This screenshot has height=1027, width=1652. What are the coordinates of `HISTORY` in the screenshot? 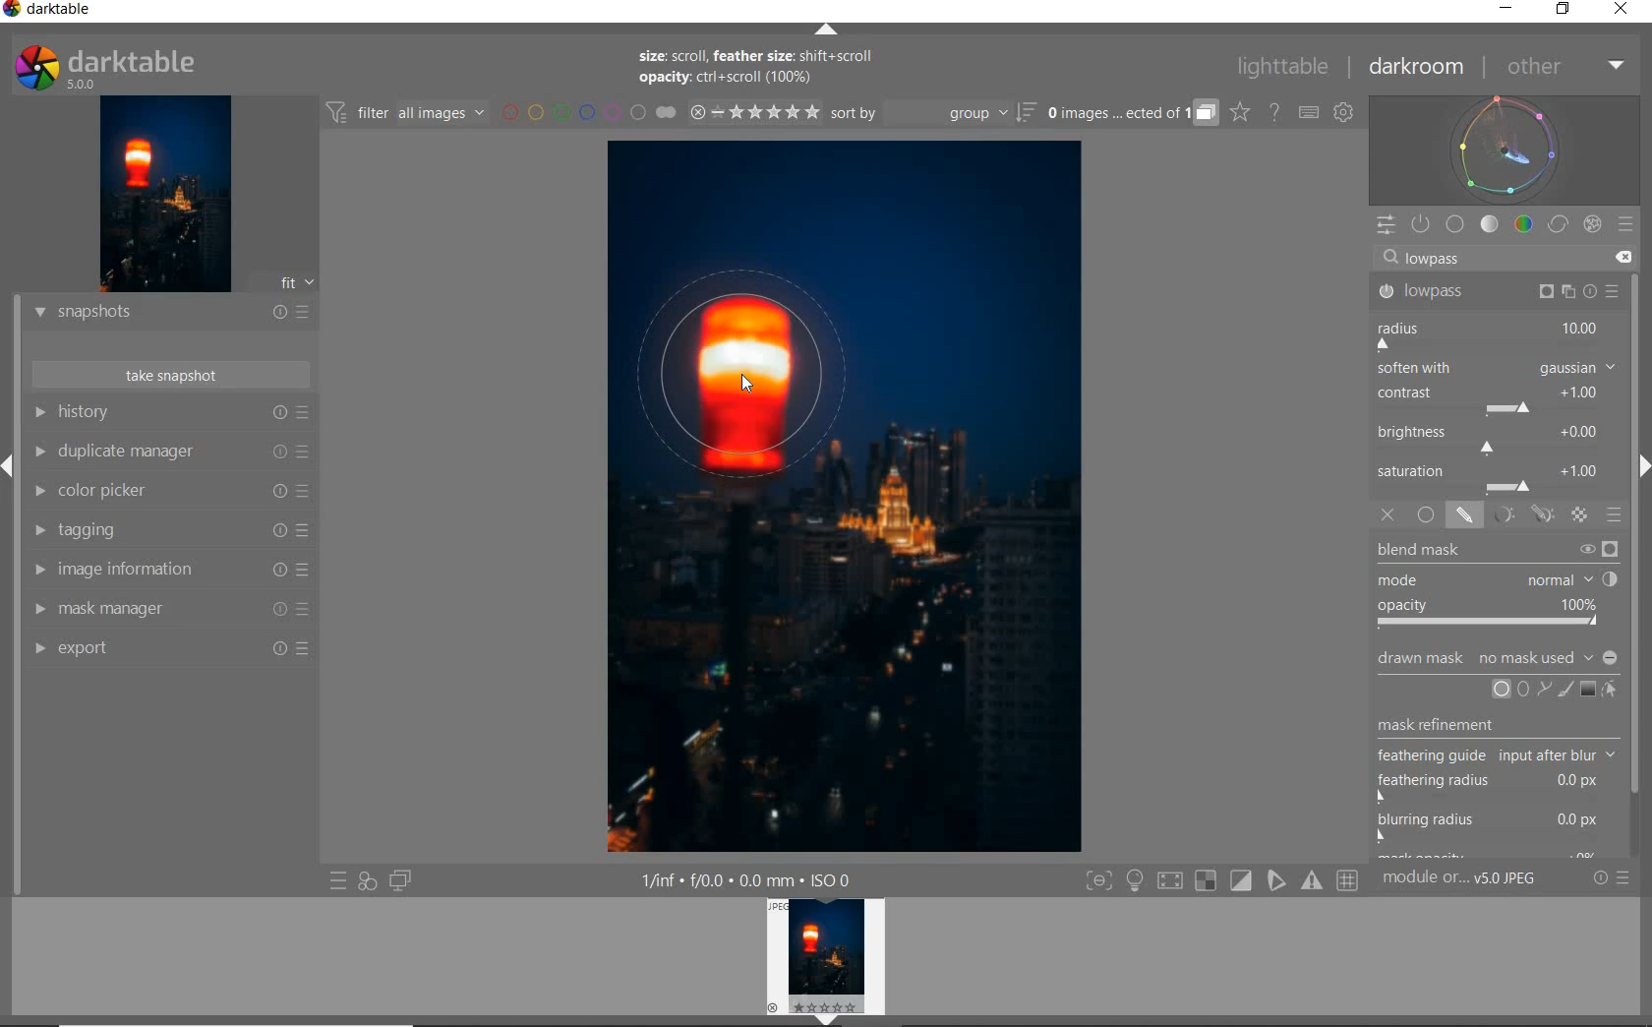 It's located at (169, 414).